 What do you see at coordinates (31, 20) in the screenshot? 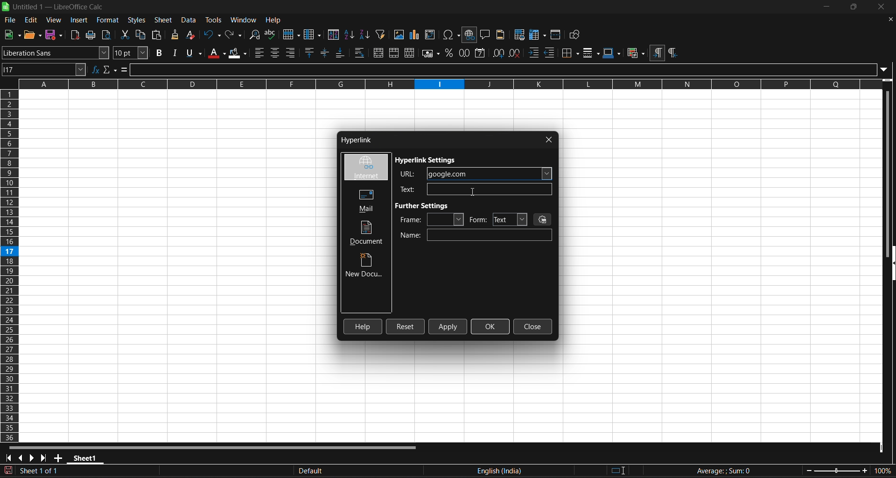
I see `edit` at bounding box center [31, 20].